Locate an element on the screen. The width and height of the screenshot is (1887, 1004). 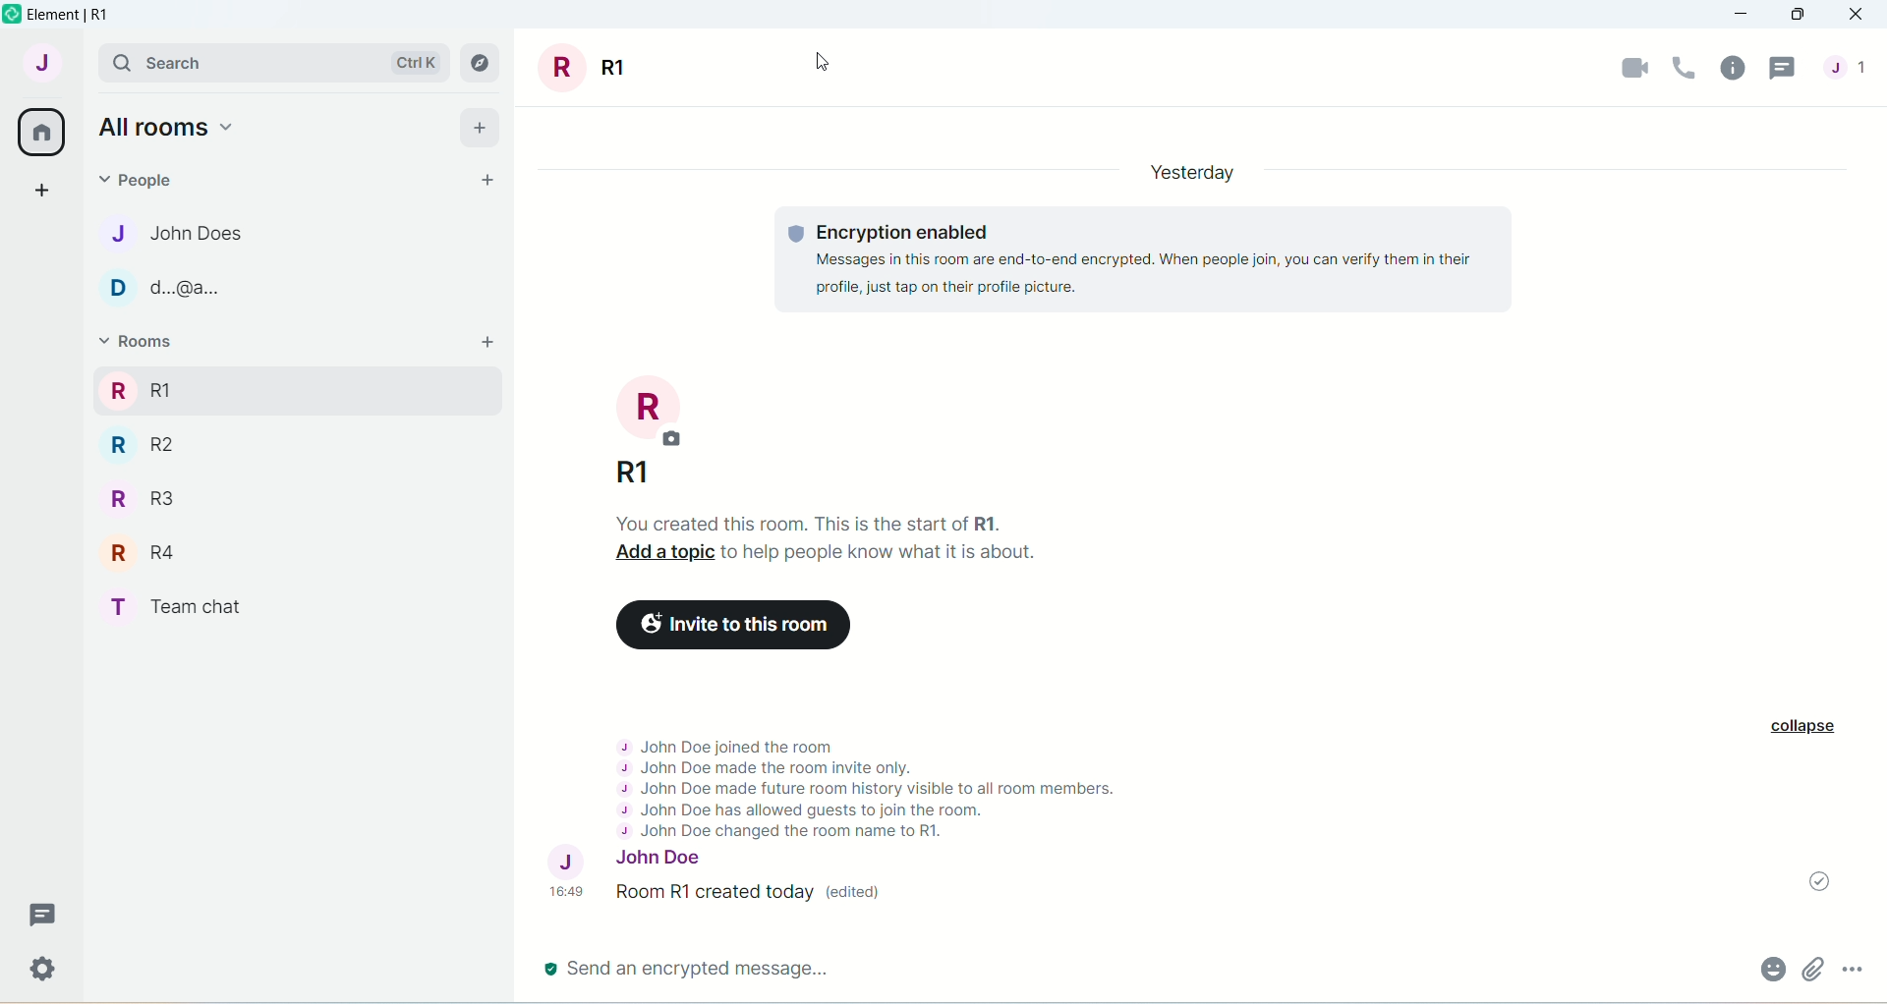
collapse is located at coordinates (1805, 728).